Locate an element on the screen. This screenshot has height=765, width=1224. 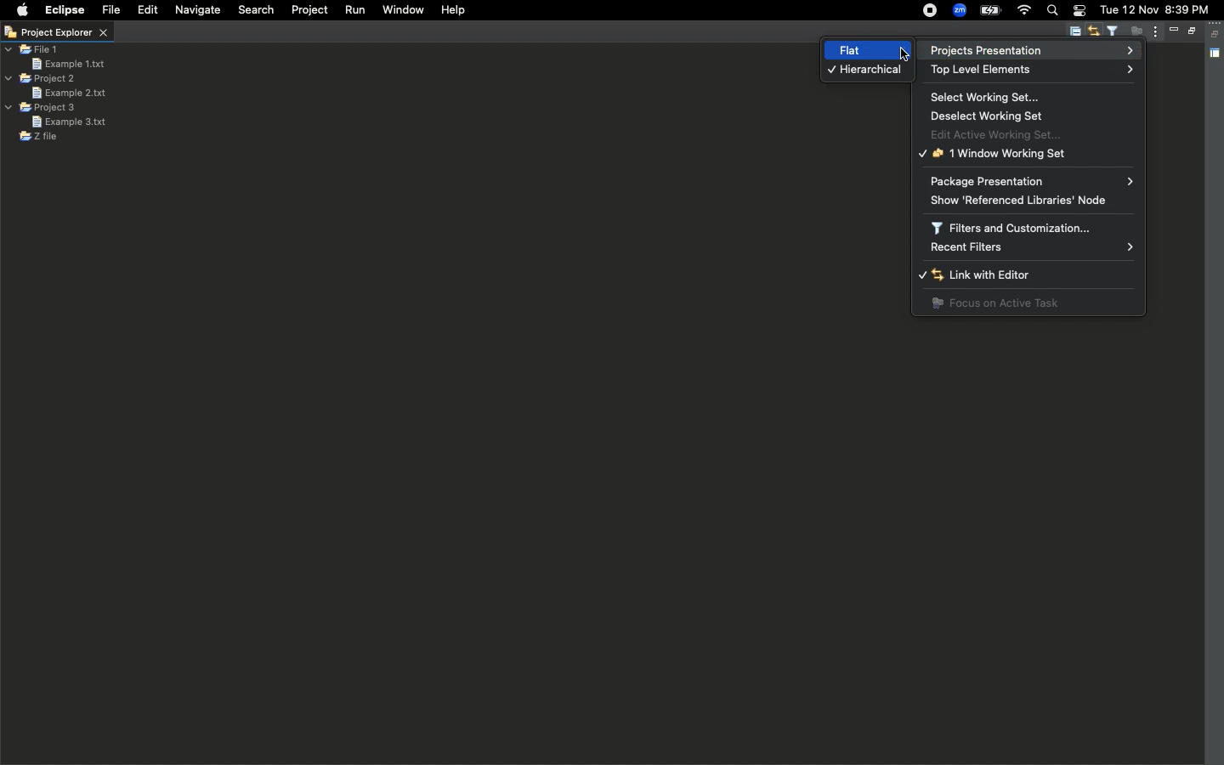
Project 3 is located at coordinates (42, 108).